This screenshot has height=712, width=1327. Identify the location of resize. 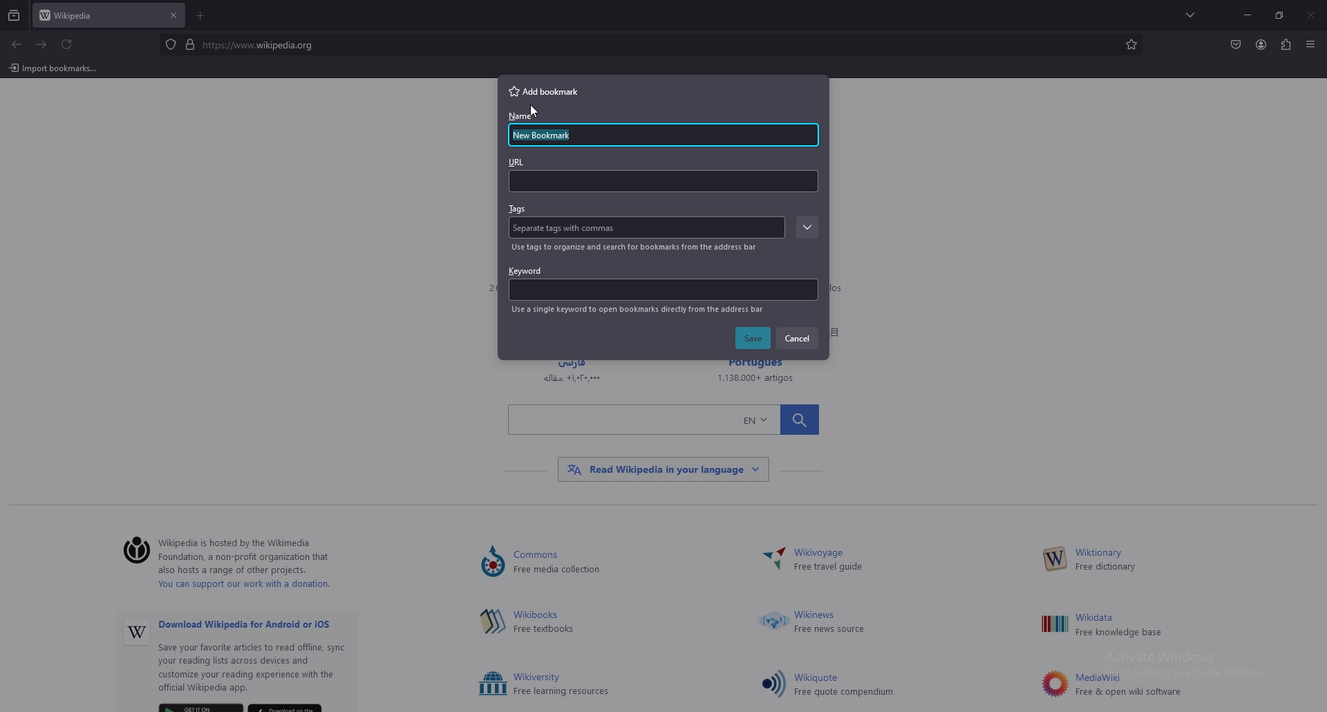
(1279, 16).